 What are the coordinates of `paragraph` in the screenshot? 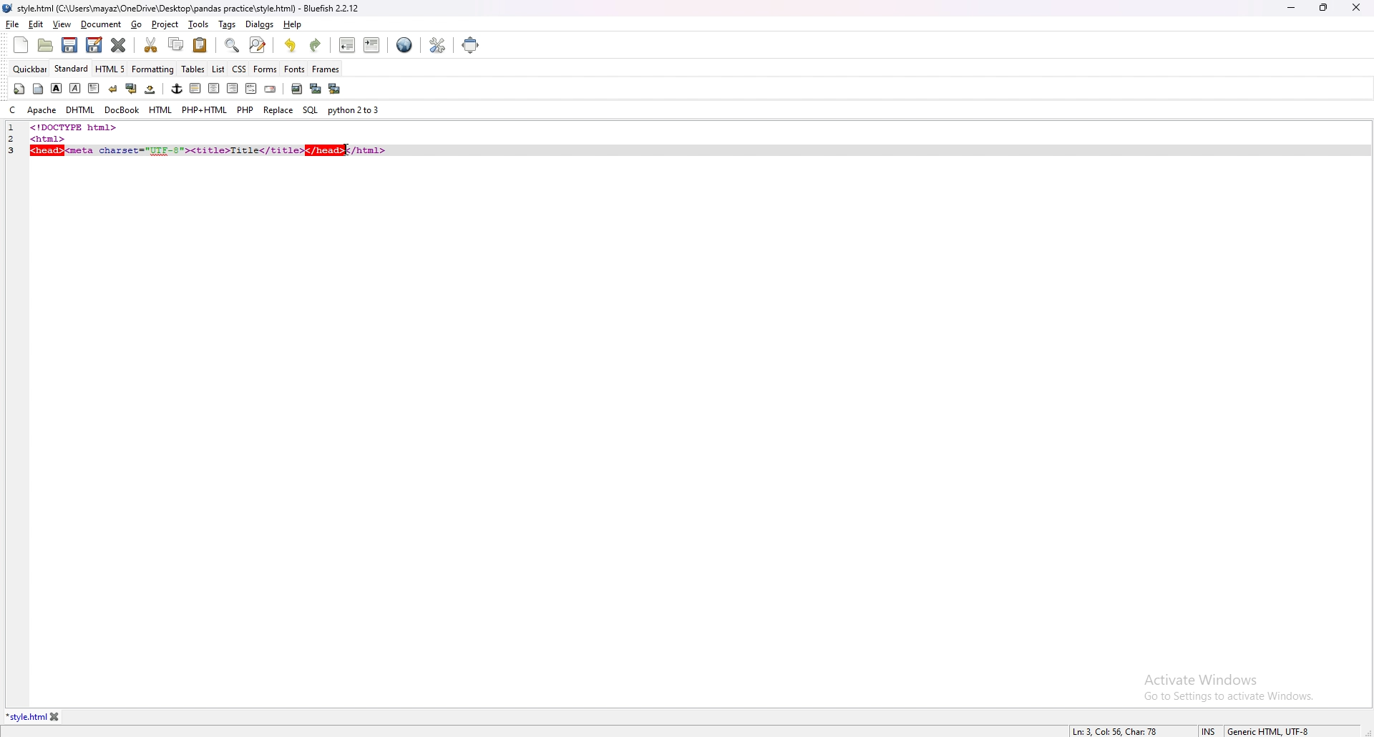 It's located at (92, 87).